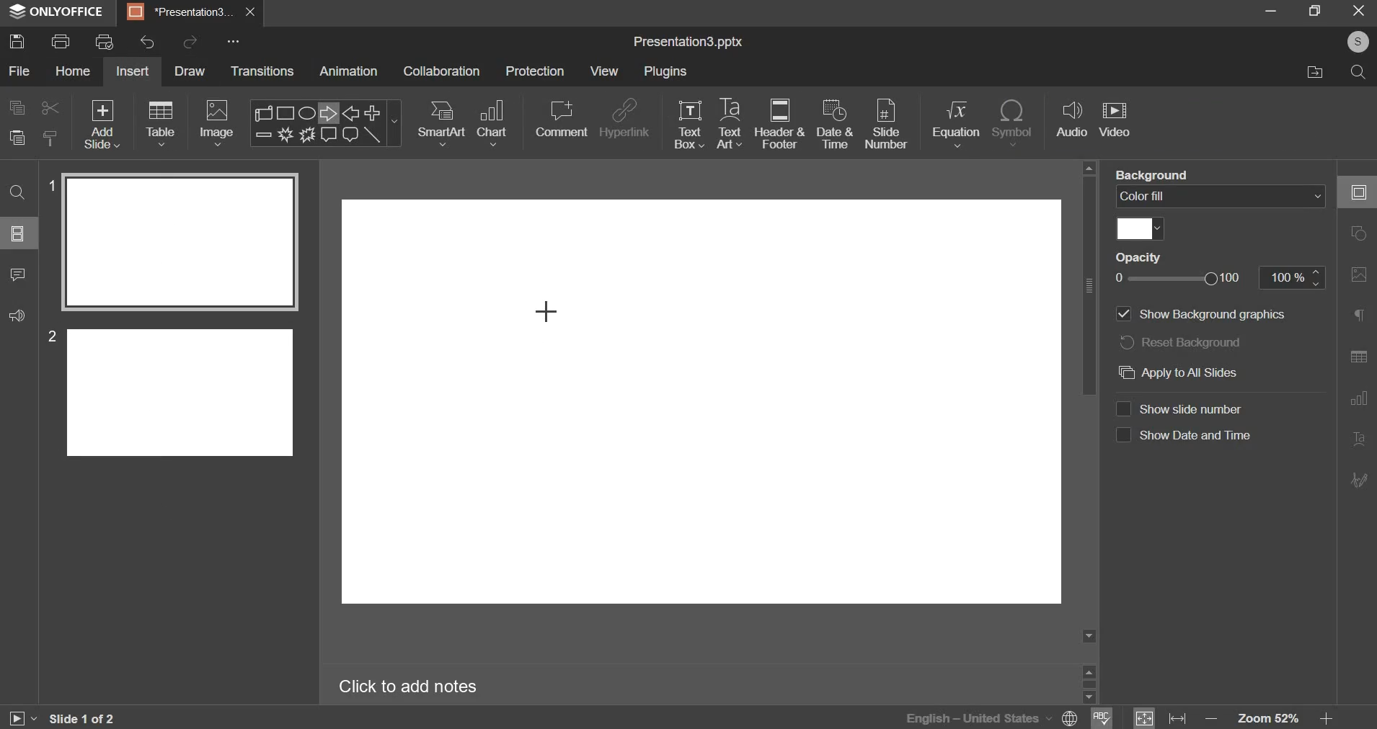 This screenshot has width=1377, height=729. I want to click on Slide settings, so click(1358, 192).